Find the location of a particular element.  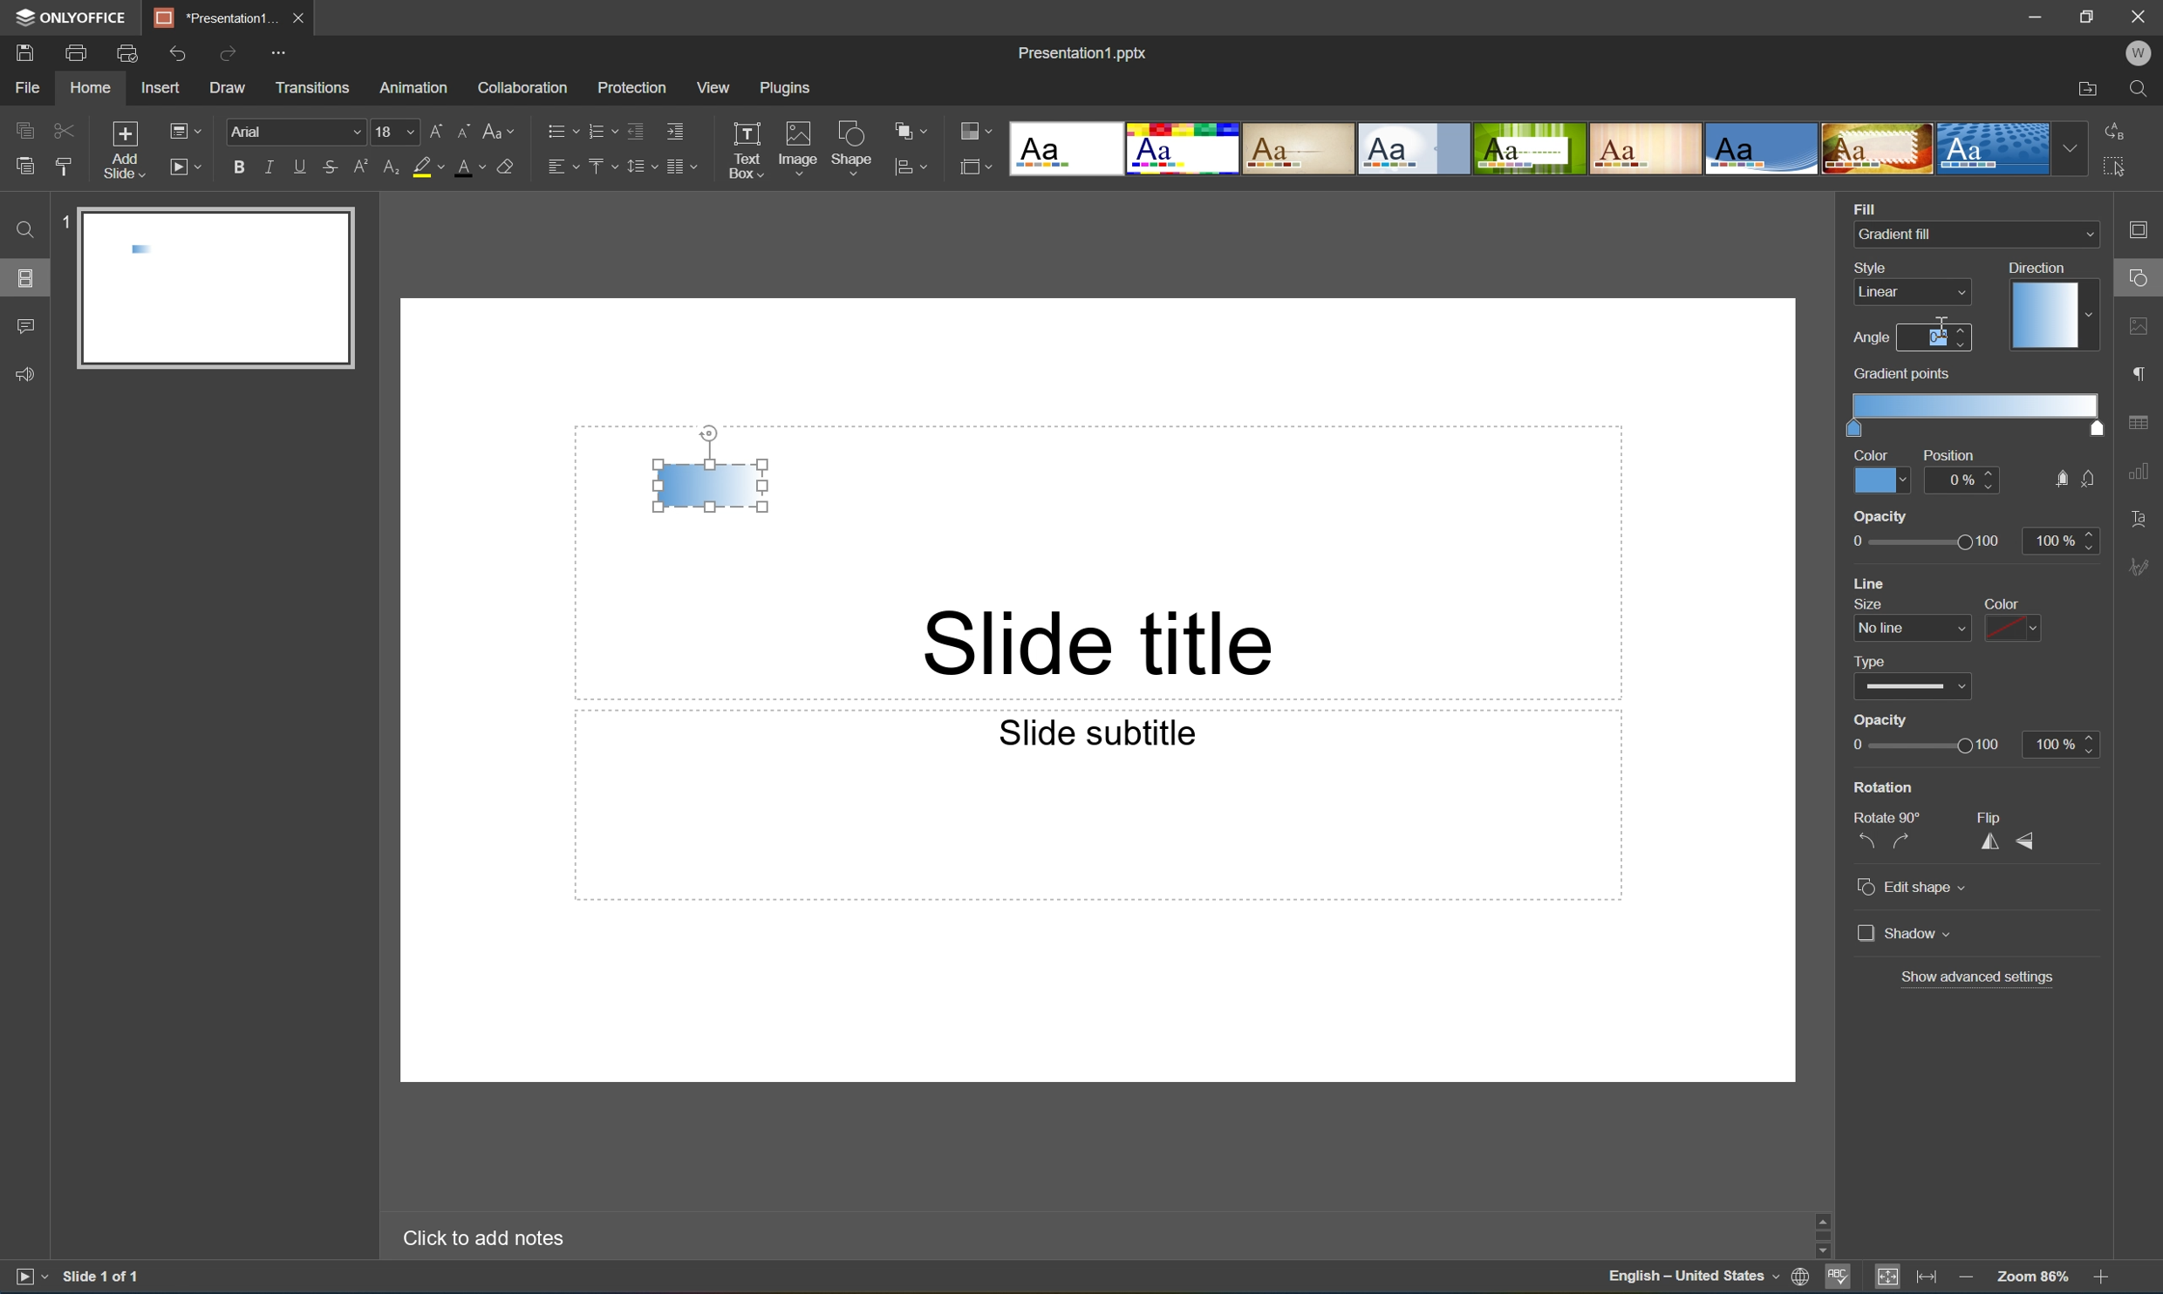

Customize quick access toolbar is located at coordinates (284, 51).